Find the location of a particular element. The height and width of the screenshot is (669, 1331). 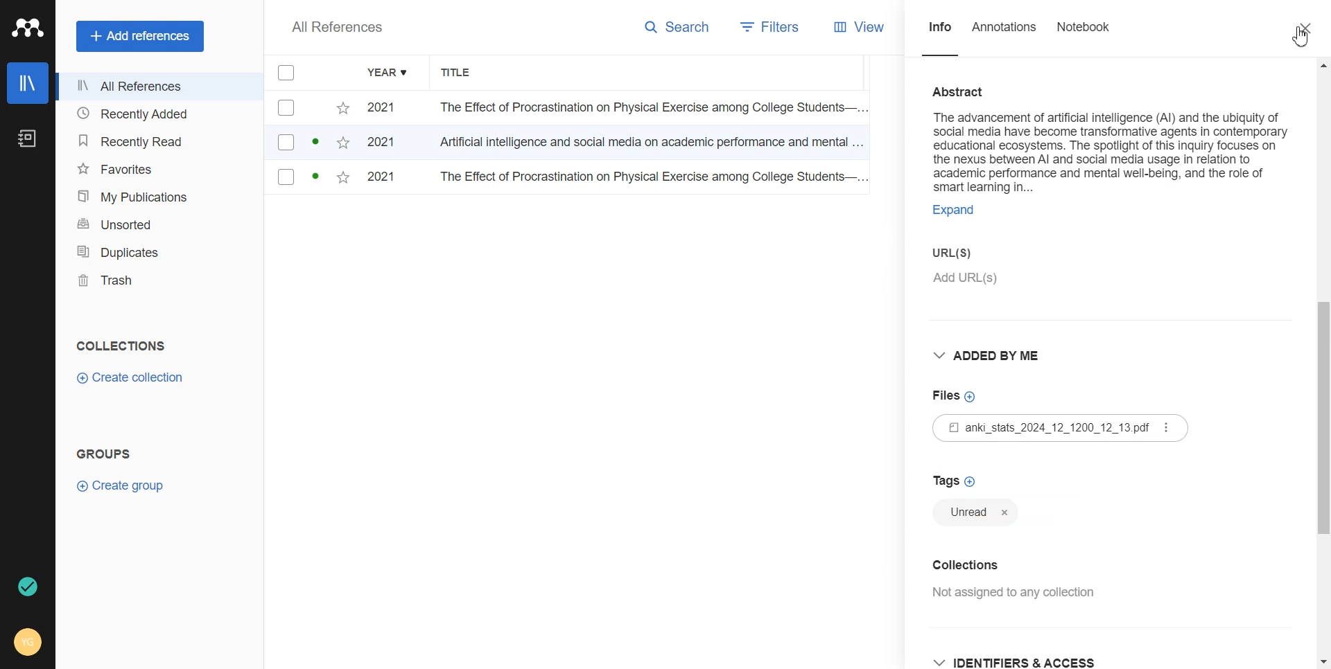

Enter URLS is located at coordinates (968, 250).